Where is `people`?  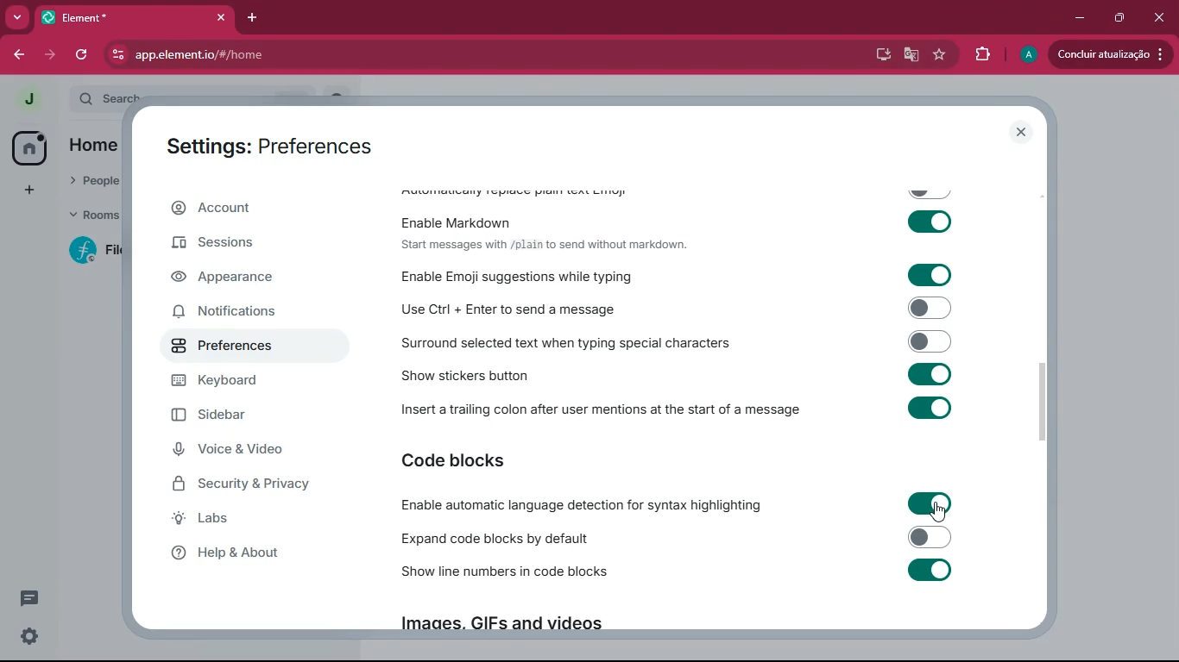 people is located at coordinates (95, 178).